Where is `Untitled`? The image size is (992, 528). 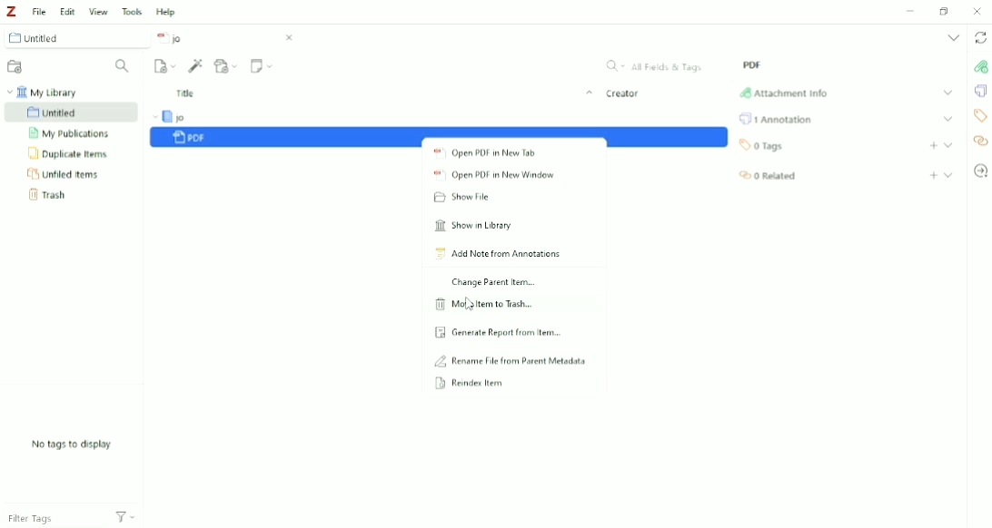
Untitled is located at coordinates (70, 112).